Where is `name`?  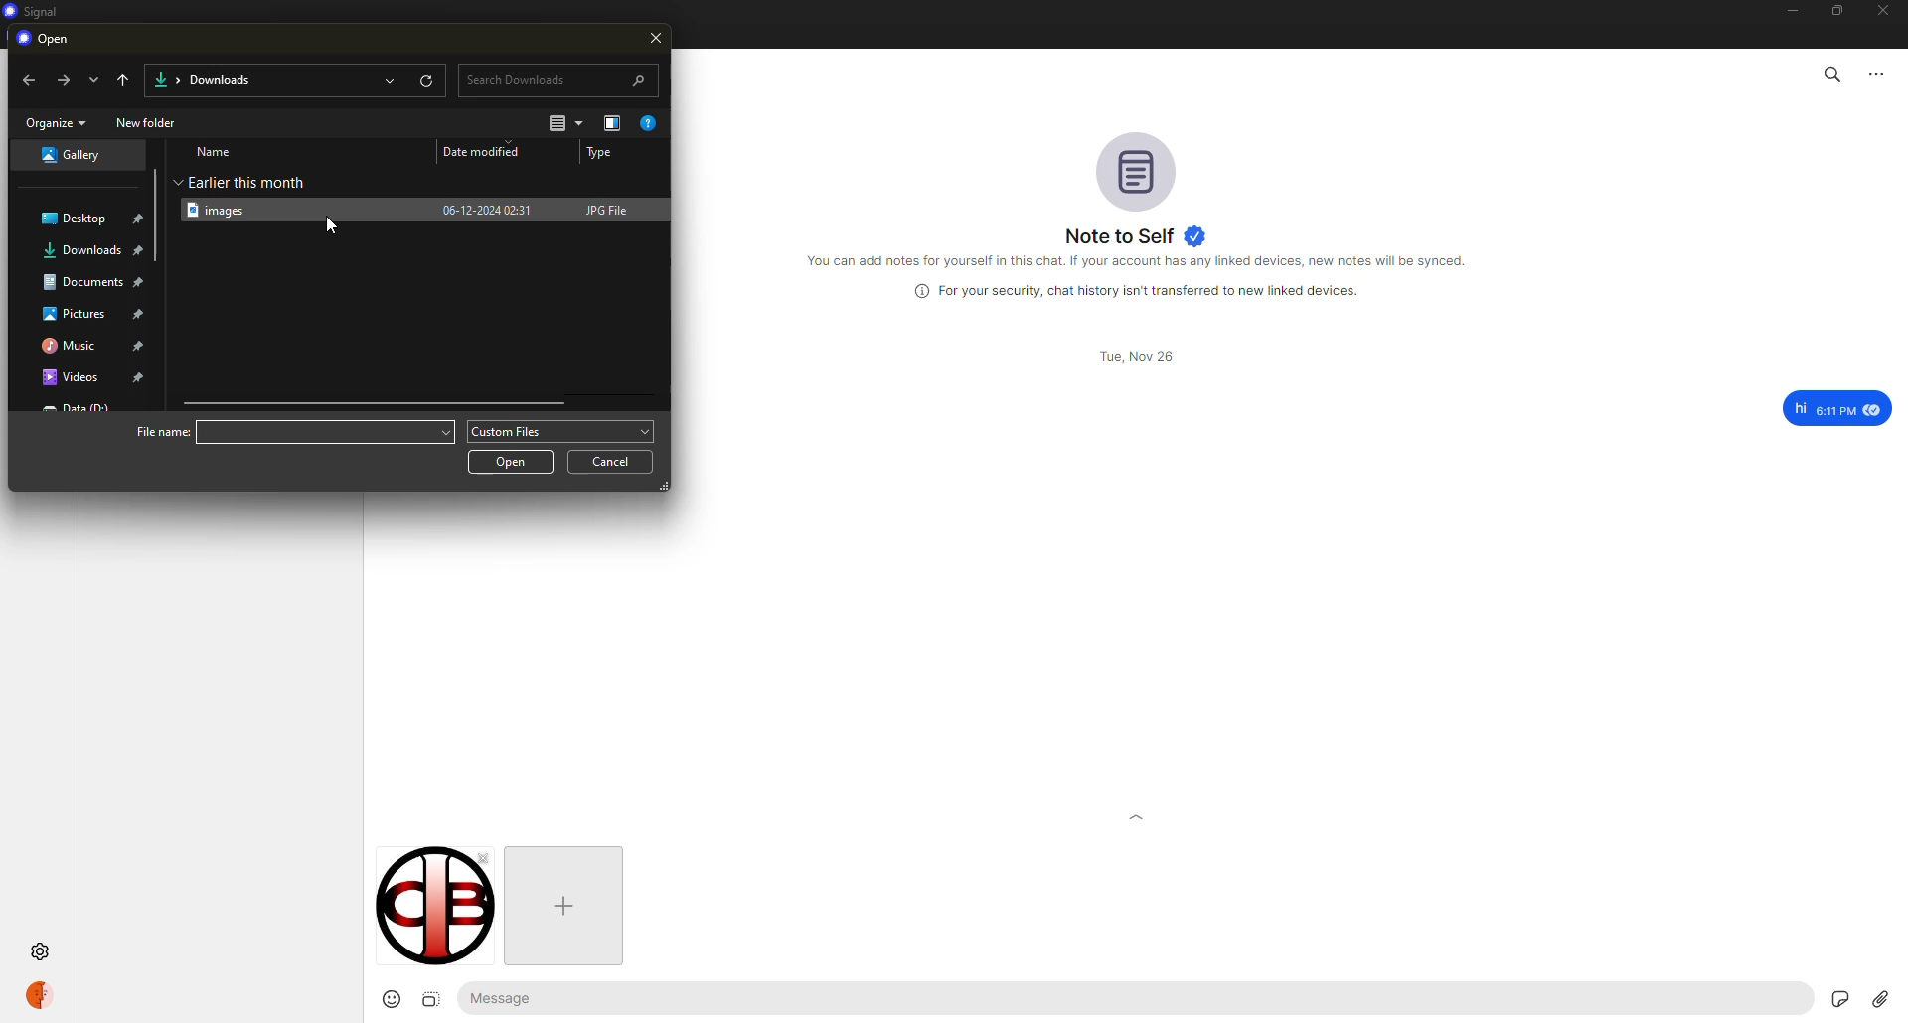 name is located at coordinates (217, 151).